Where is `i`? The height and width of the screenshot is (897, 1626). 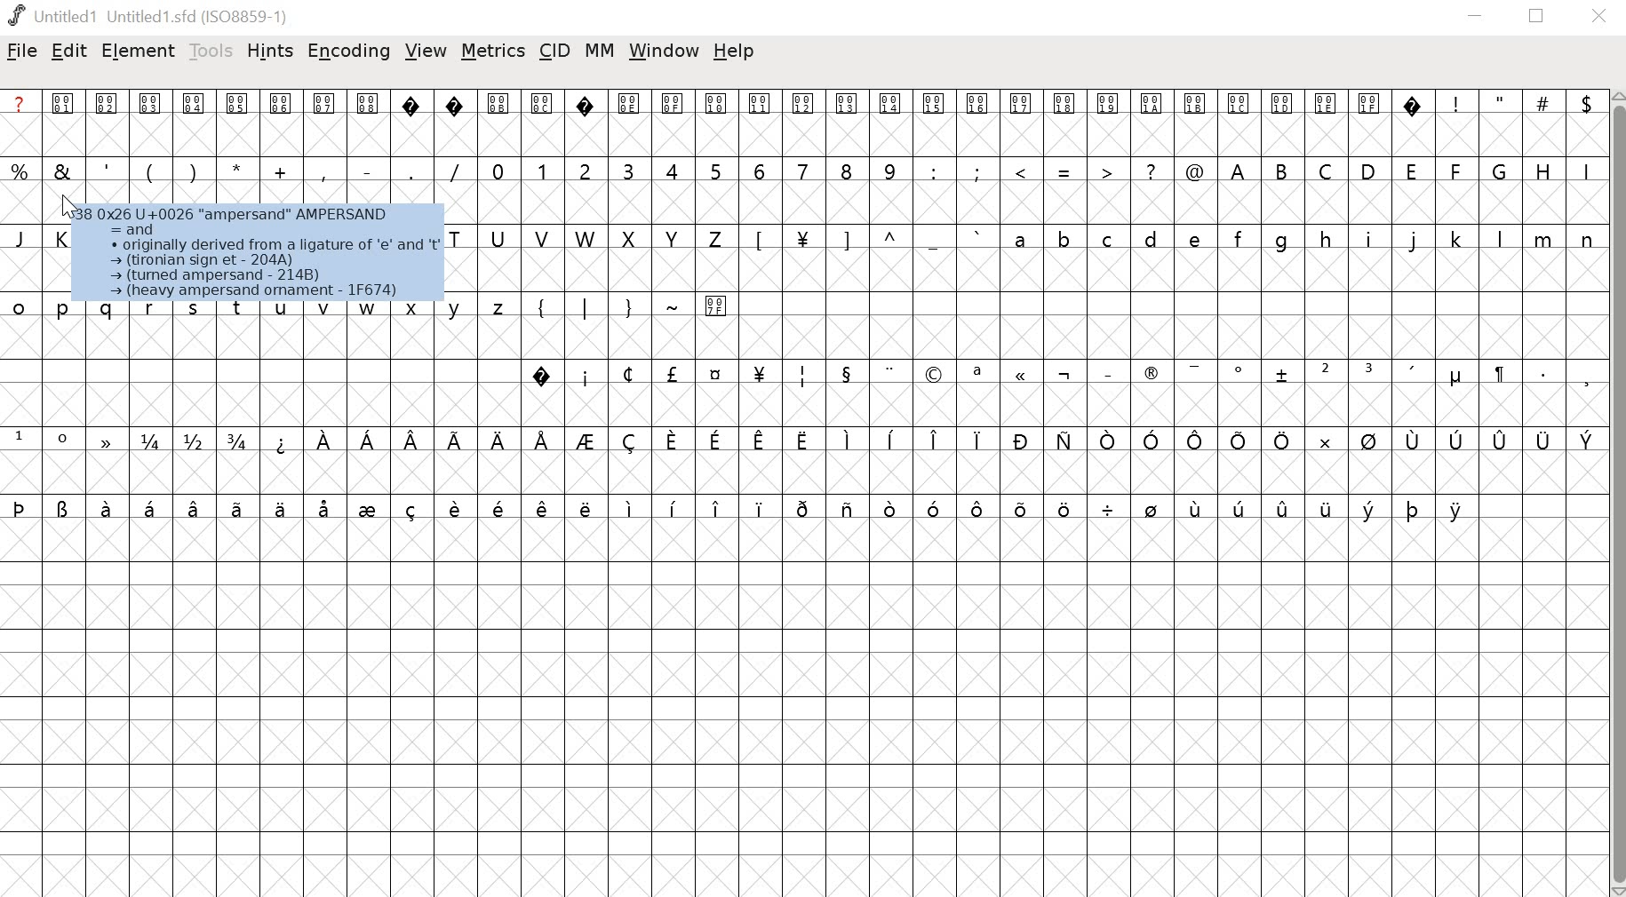 i is located at coordinates (586, 375).